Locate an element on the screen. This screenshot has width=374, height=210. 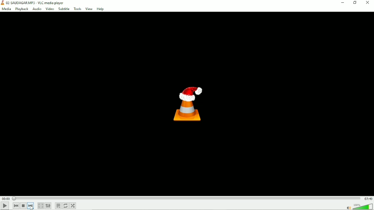
cursor is located at coordinates (30, 207).